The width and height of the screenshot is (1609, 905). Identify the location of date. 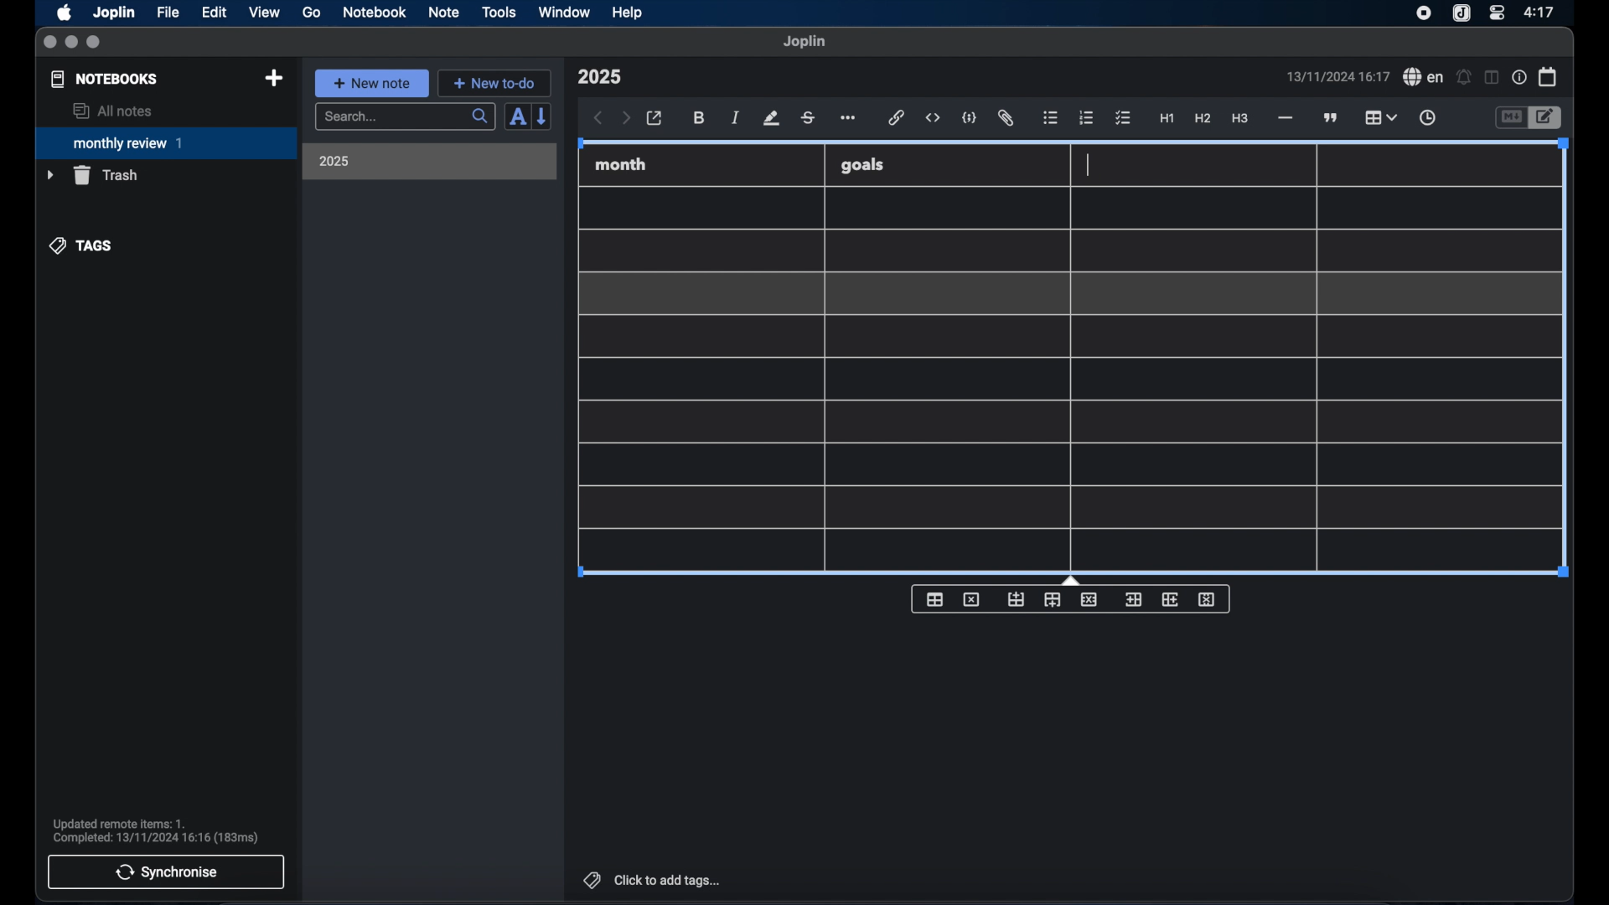
(1337, 76).